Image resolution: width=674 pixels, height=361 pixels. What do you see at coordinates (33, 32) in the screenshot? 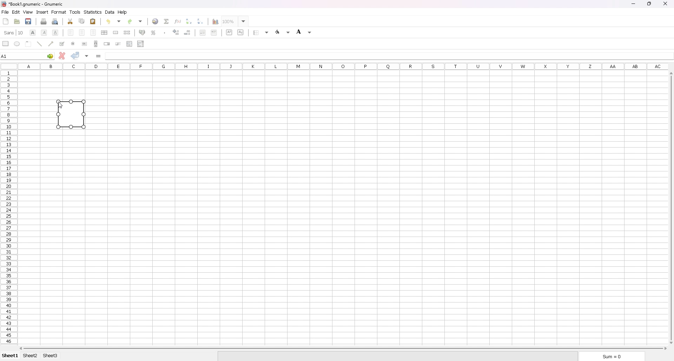
I see `bold` at bounding box center [33, 32].